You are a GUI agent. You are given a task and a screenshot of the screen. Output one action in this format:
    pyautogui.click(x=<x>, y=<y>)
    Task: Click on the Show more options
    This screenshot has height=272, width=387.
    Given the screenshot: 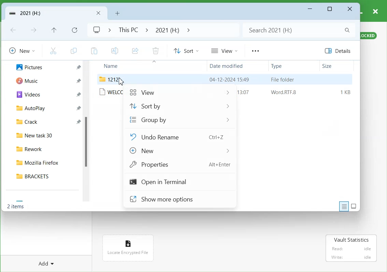 What is the action you would take?
    pyautogui.click(x=180, y=199)
    